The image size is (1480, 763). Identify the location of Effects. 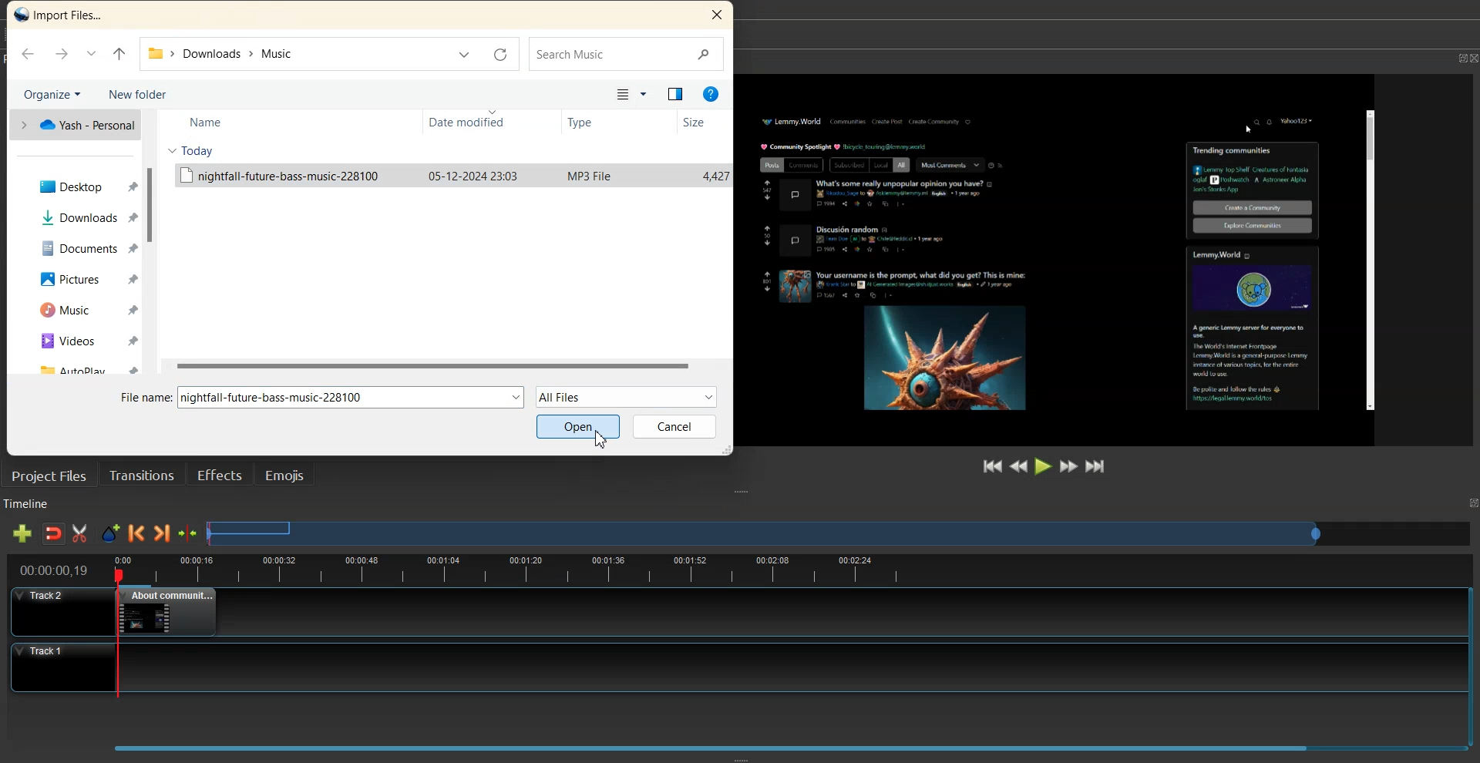
(219, 473).